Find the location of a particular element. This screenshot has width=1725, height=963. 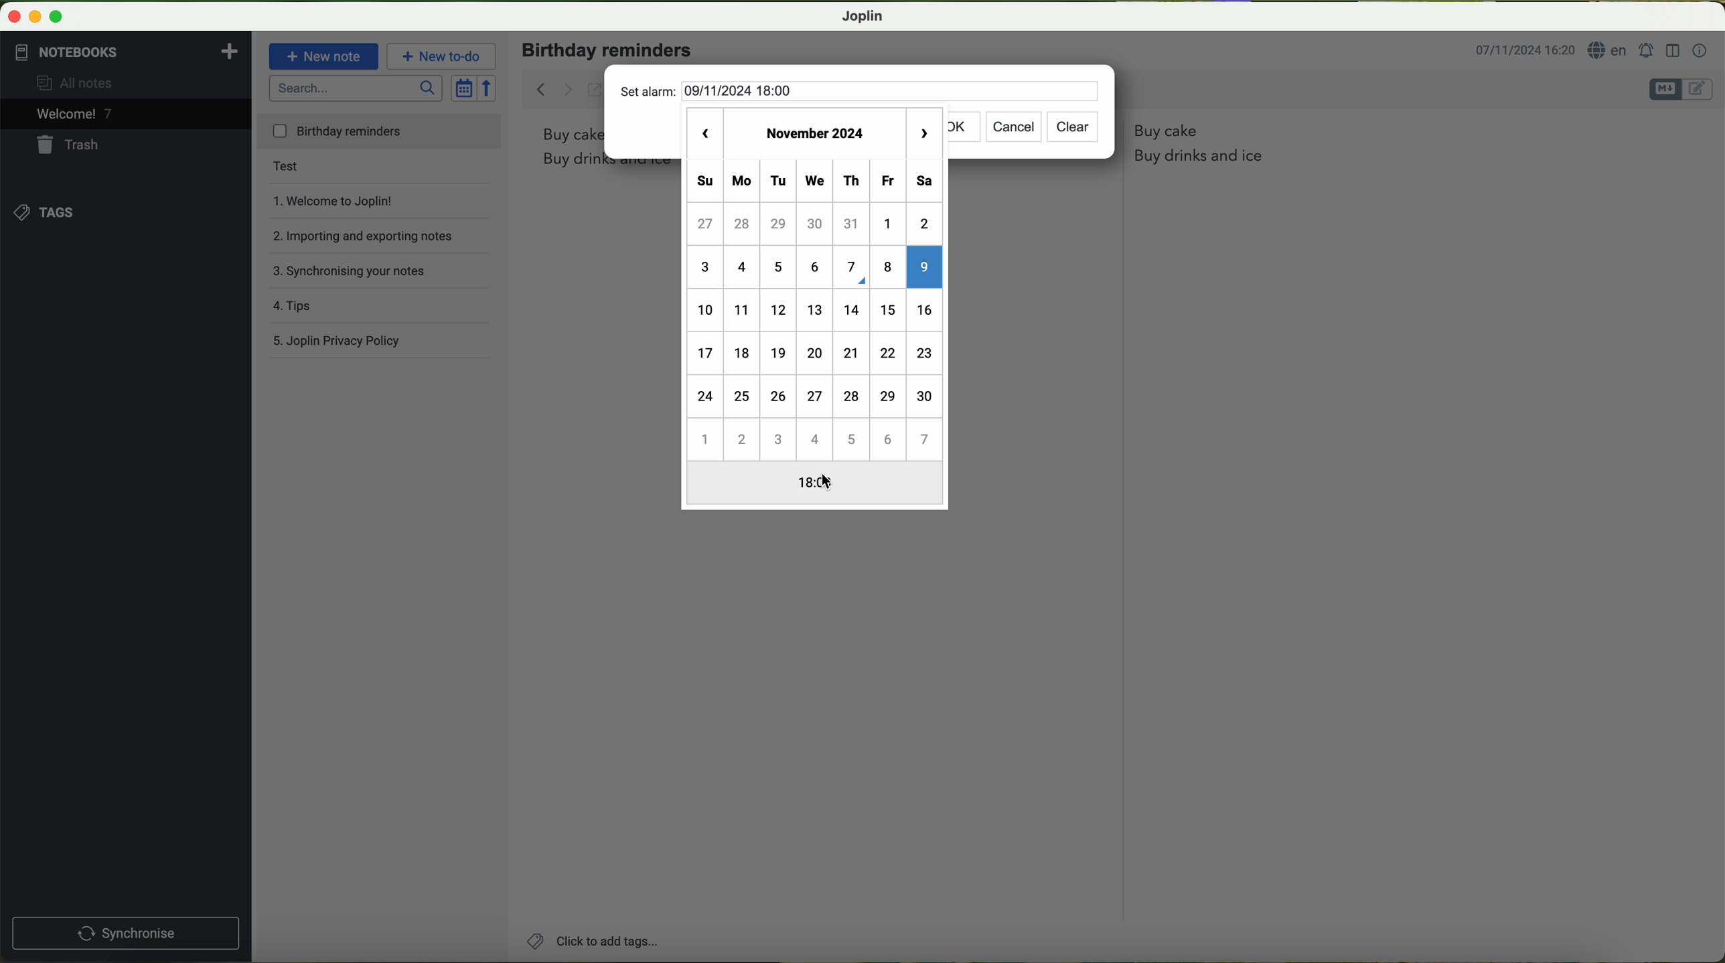

new note button is located at coordinates (322, 56).